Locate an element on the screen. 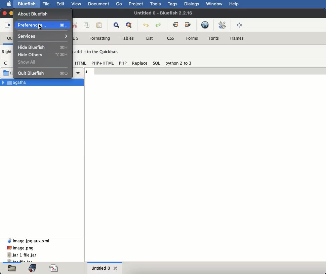 The height and width of the screenshot is (274, 326). indent is located at coordinates (189, 25).